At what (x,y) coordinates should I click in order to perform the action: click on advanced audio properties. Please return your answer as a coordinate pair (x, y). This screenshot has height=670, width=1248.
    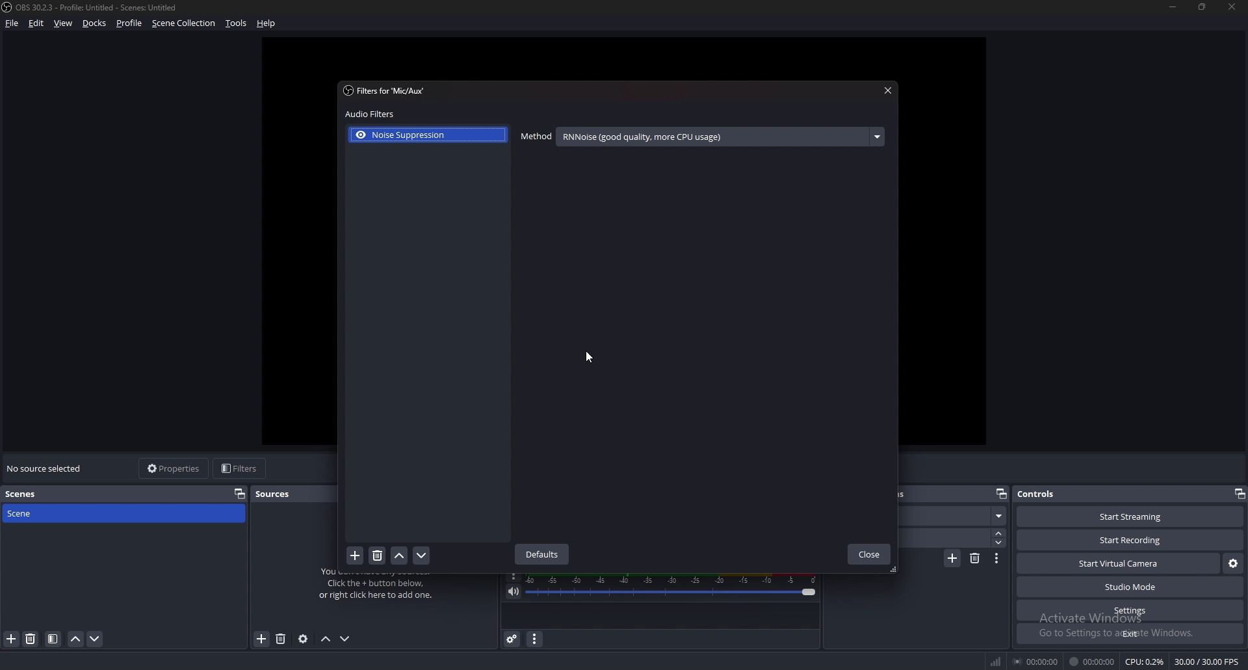
    Looking at the image, I should click on (512, 639).